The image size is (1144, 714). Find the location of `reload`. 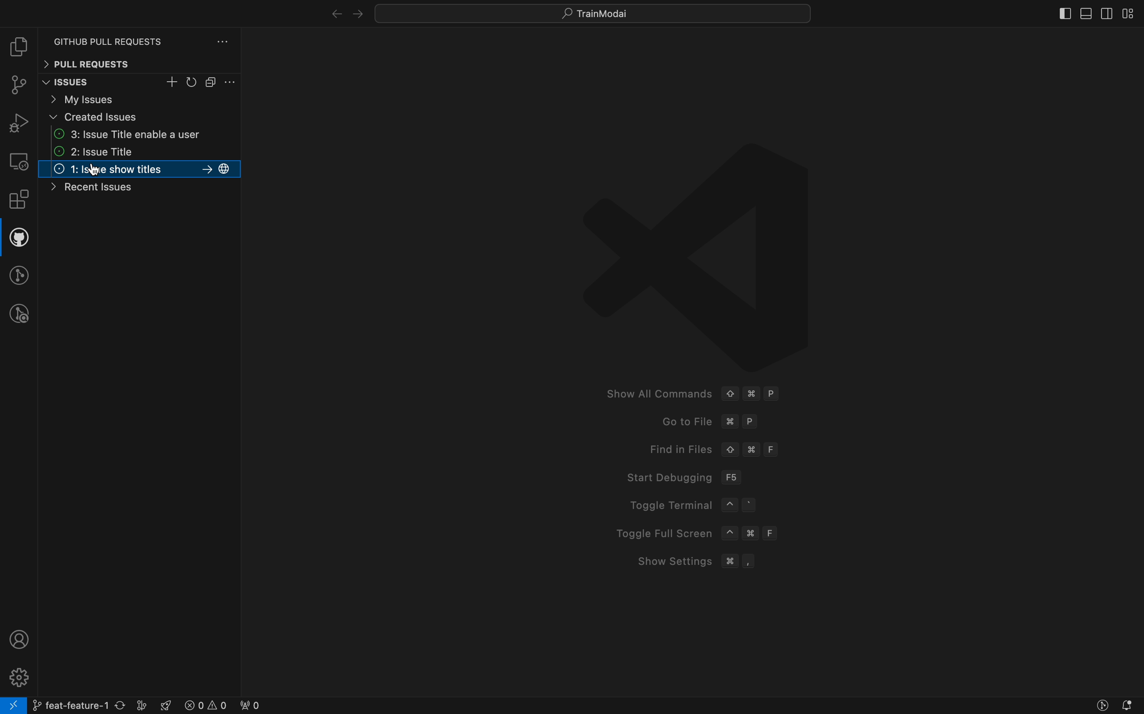

reload is located at coordinates (192, 83).